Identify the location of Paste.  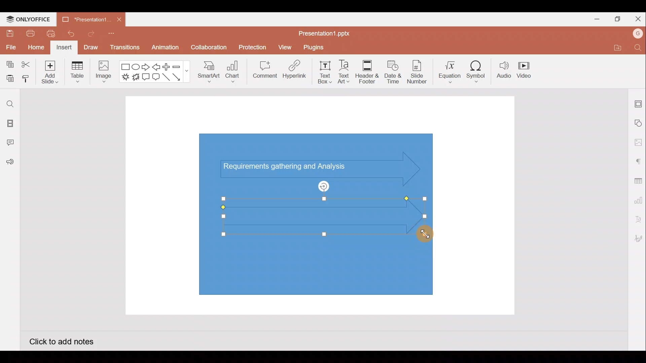
(8, 79).